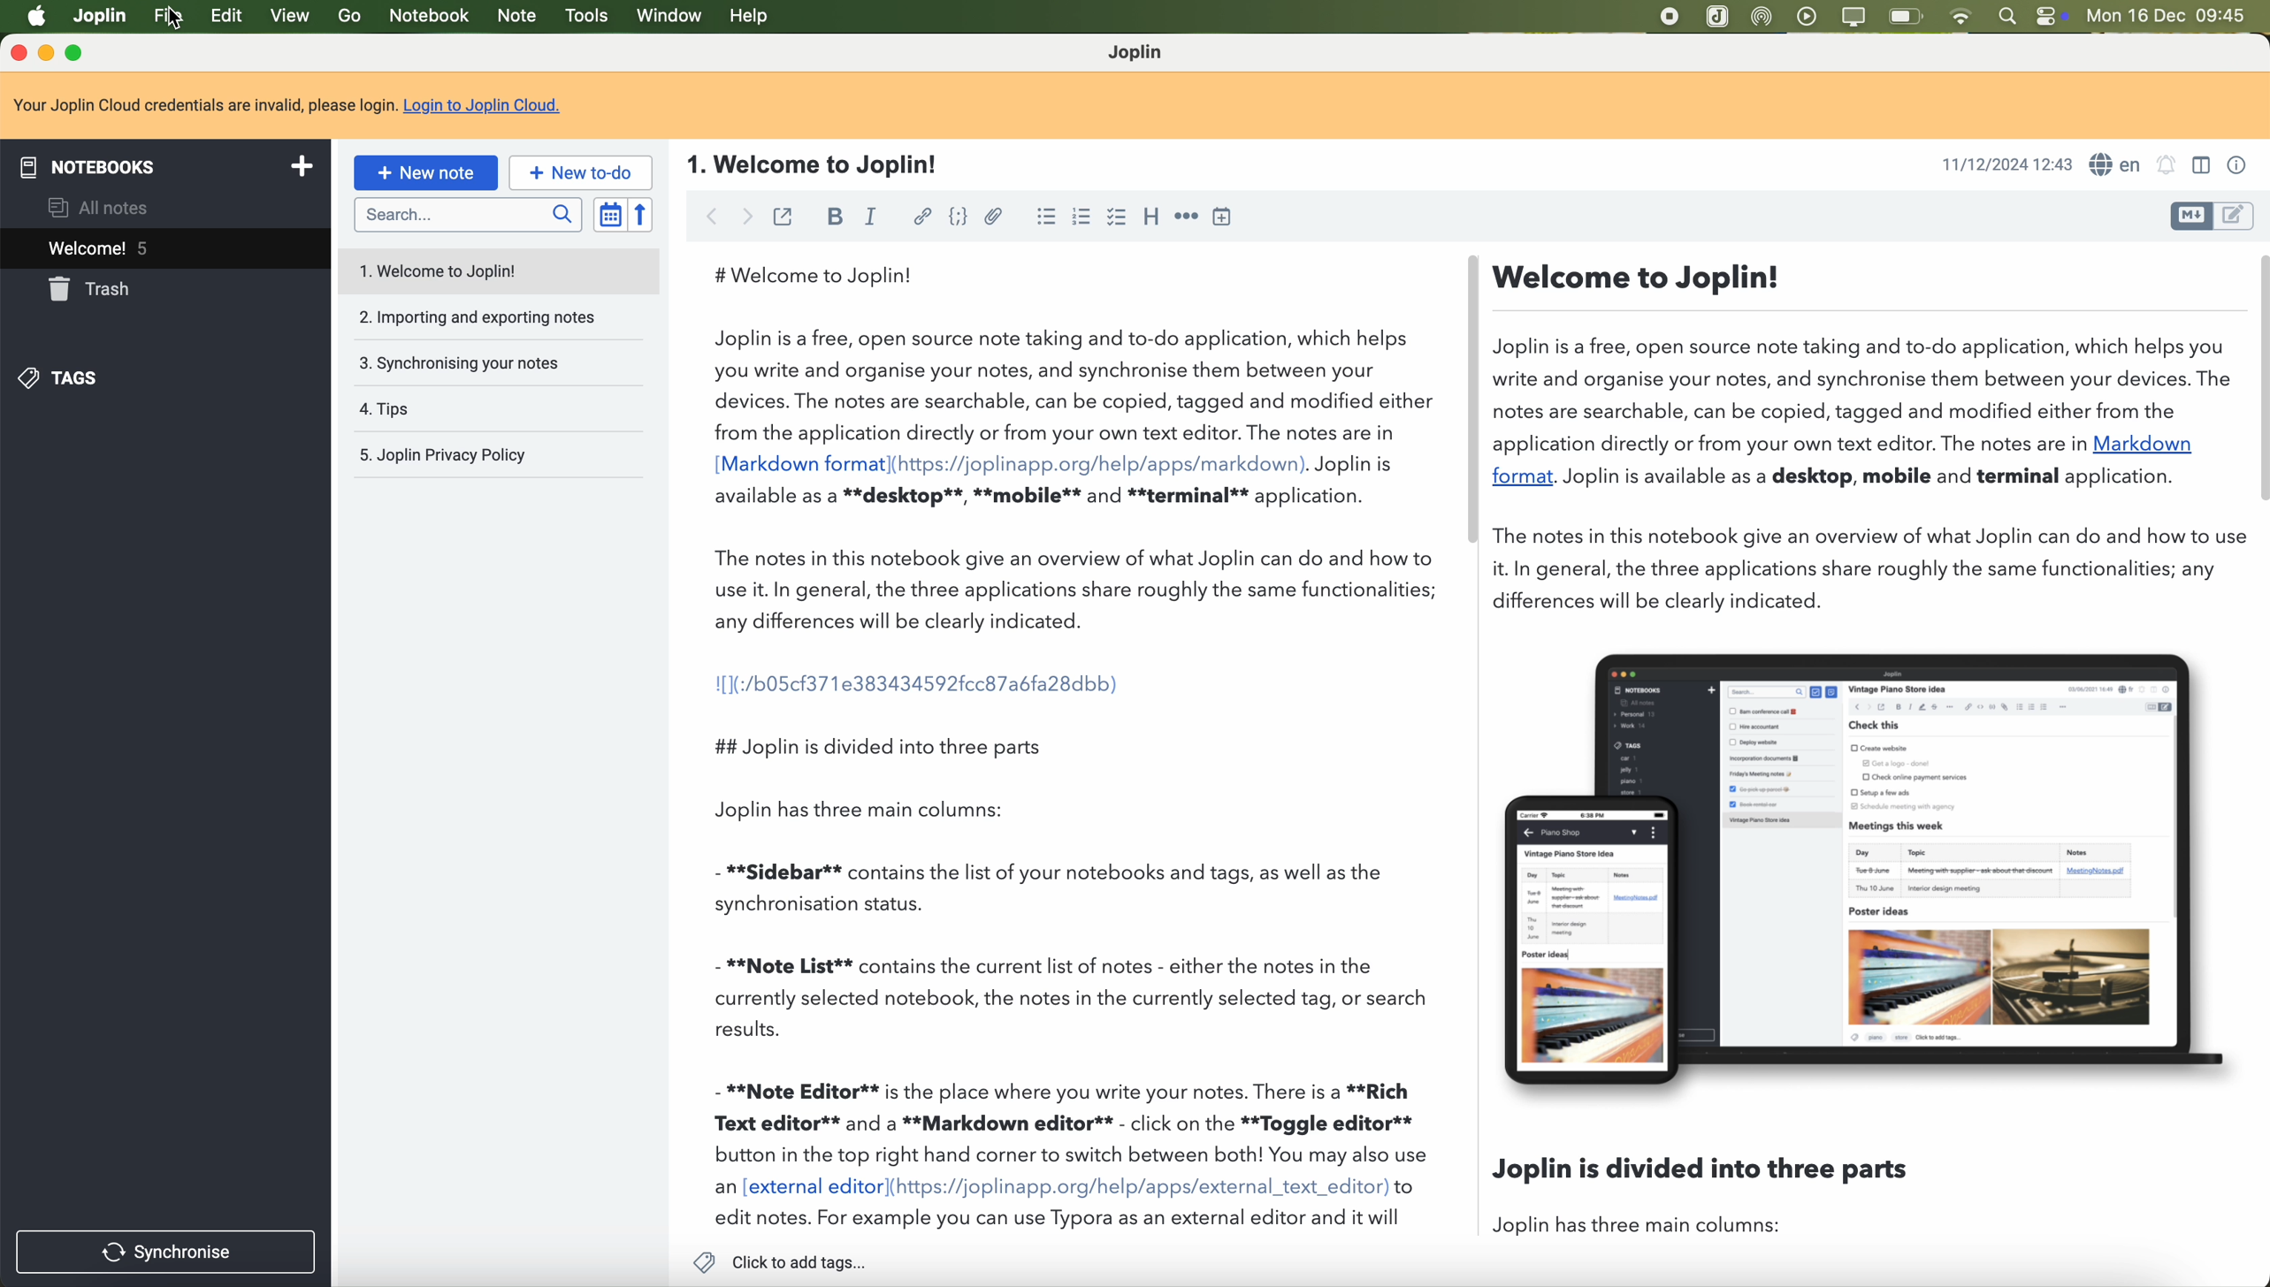  I want to click on available as a **desktop**, **mobile** and **terminal** application., so click(1044, 498).